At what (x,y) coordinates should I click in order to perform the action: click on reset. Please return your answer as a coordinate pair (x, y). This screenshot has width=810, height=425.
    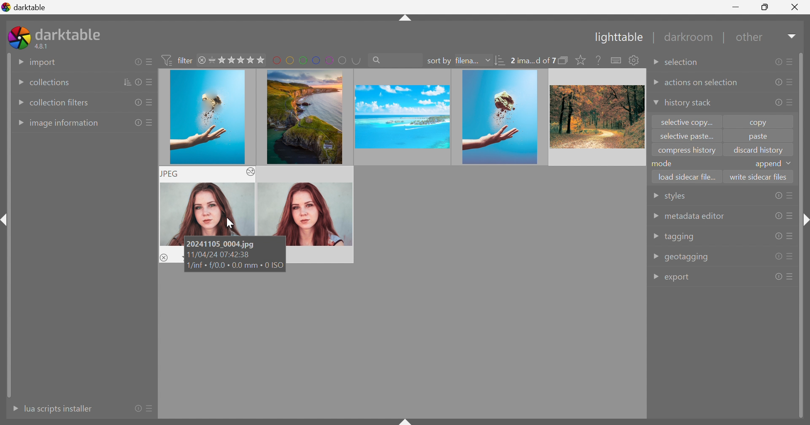
    Looking at the image, I should click on (777, 104).